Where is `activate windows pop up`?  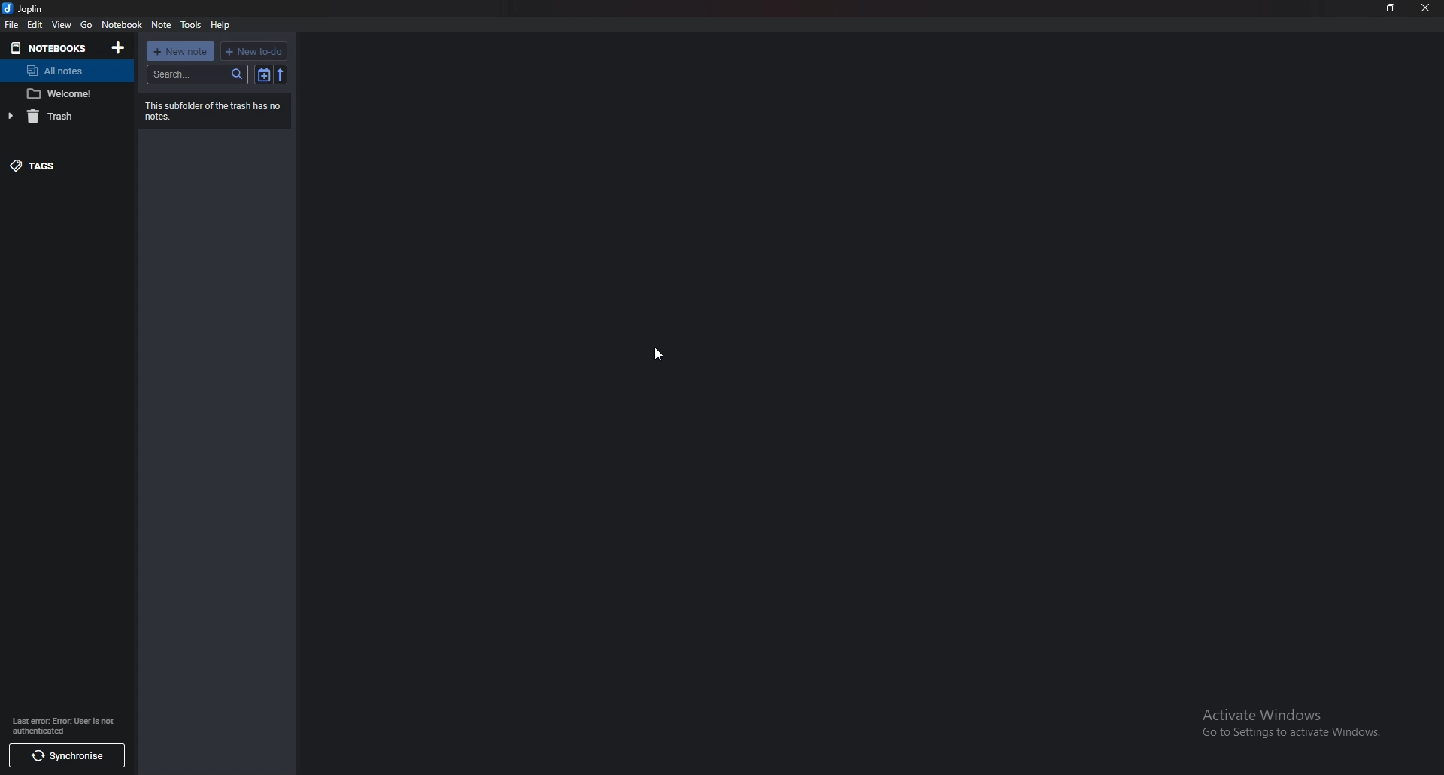
activate windows pop up is located at coordinates (1285, 728).